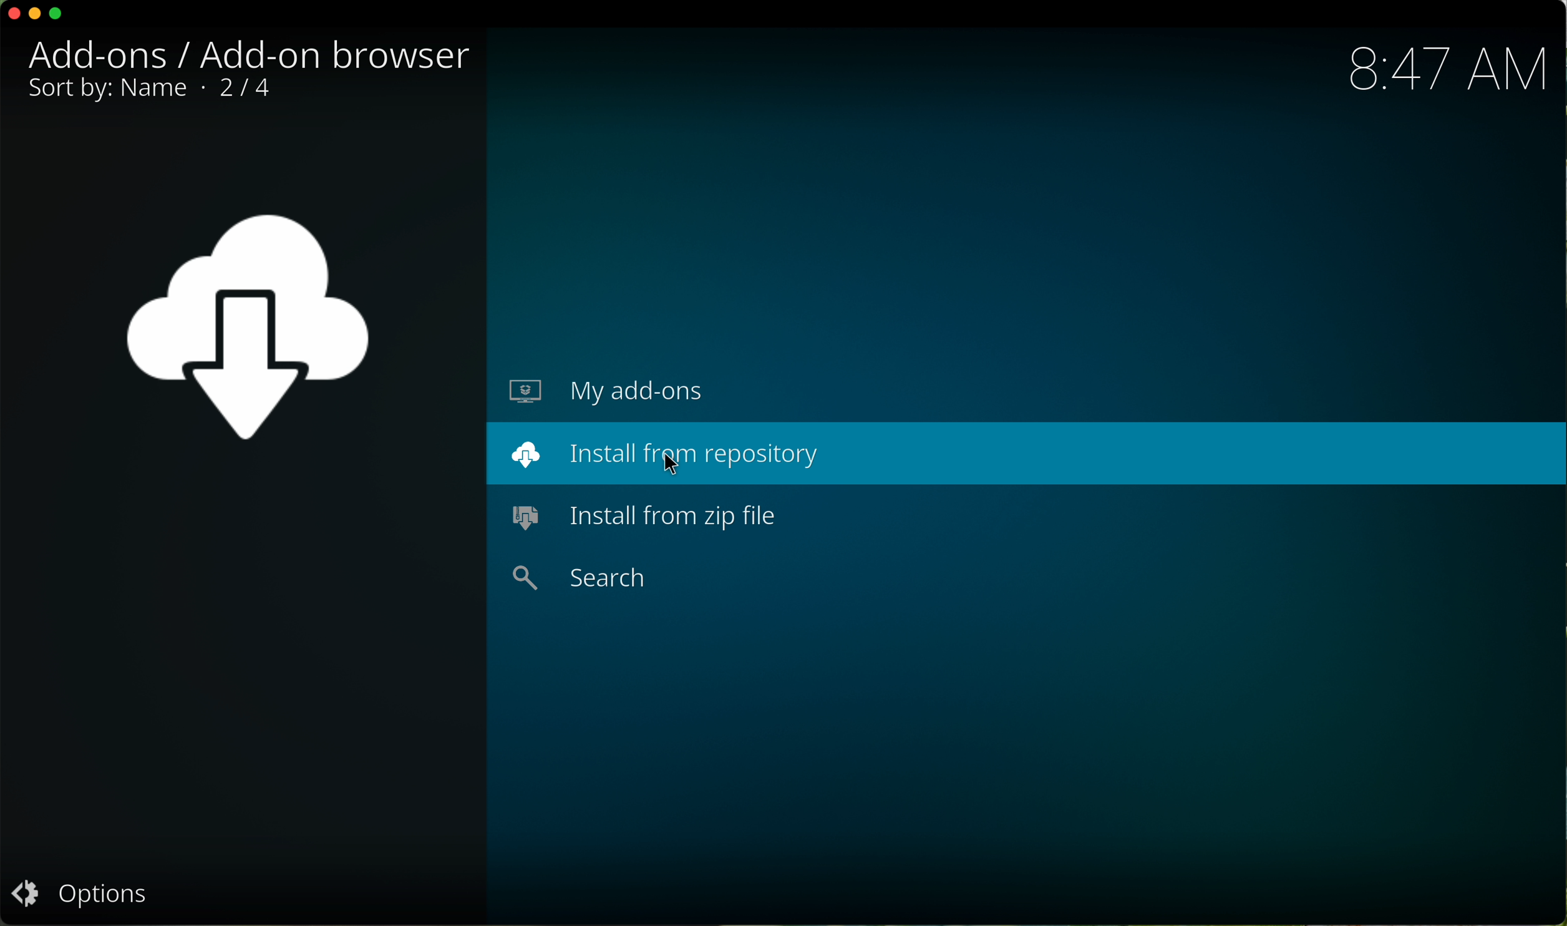  What do you see at coordinates (239, 321) in the screenshot?
I see `add-ons icon` at bounding box center [239, 321].